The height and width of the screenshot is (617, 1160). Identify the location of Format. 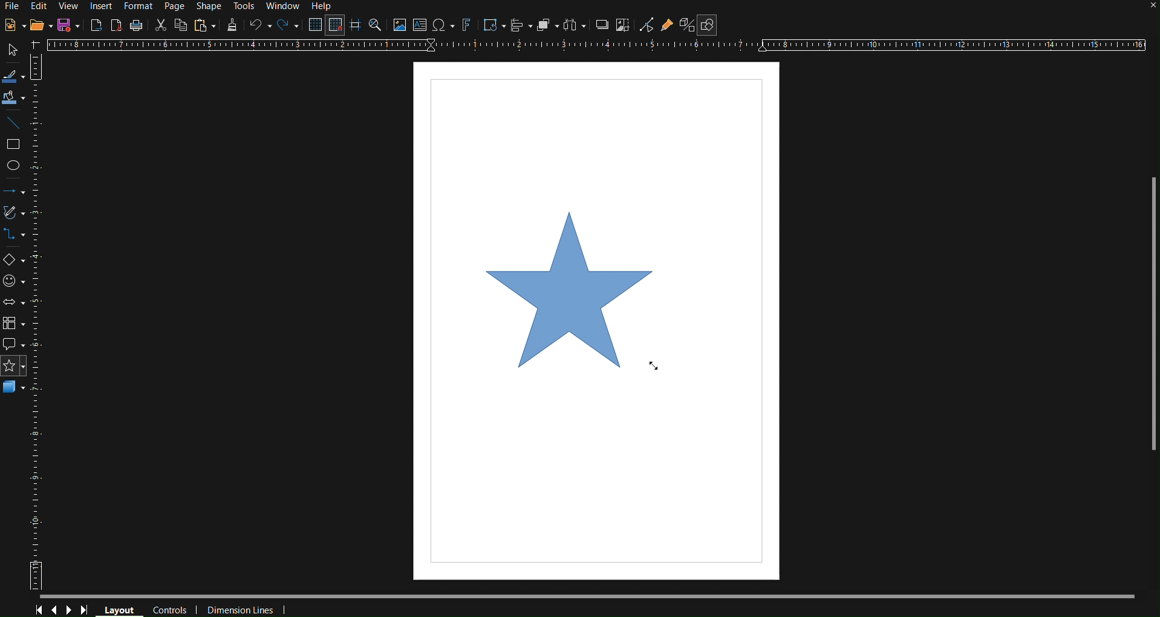
(139, 5).